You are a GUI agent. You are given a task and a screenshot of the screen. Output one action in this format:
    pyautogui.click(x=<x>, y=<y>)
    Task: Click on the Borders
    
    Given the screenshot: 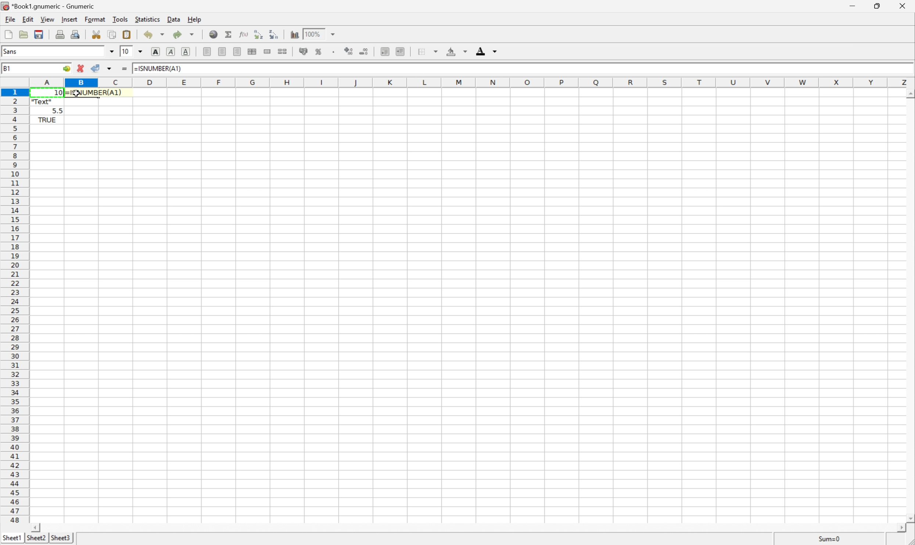 What is the action you would take?
    pyautogui.click(x=427, y=51)
    